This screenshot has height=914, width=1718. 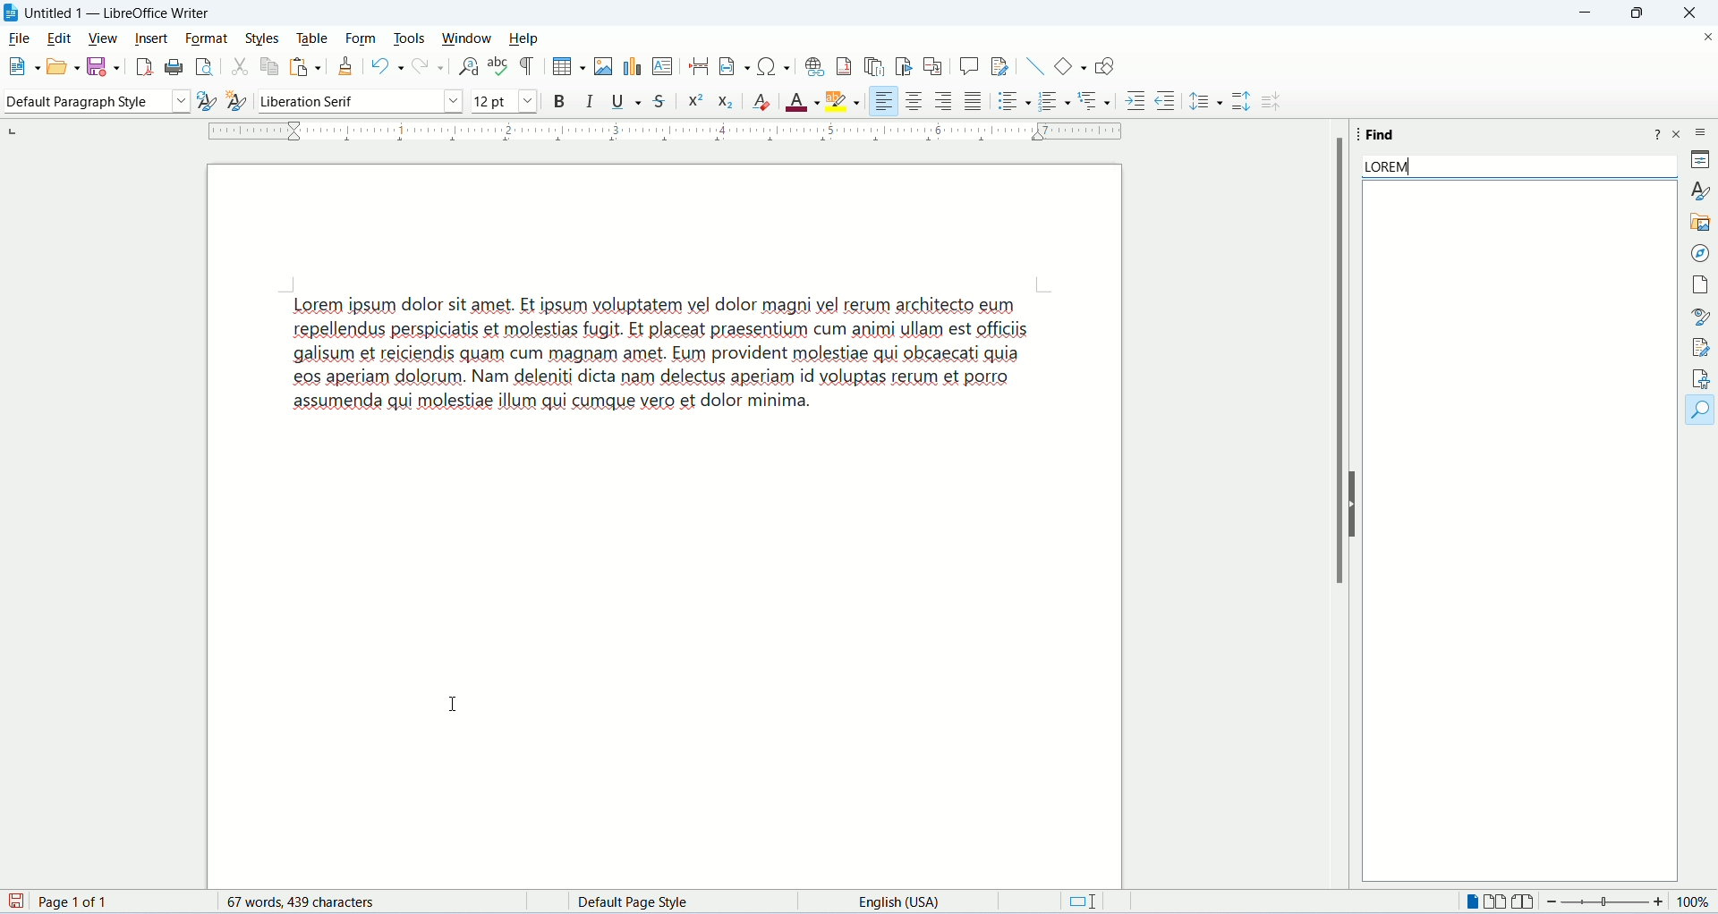 What do you see at coordinates (602, 64) in the screenshot?
I see `insert image` at bounding box center [602, 64].